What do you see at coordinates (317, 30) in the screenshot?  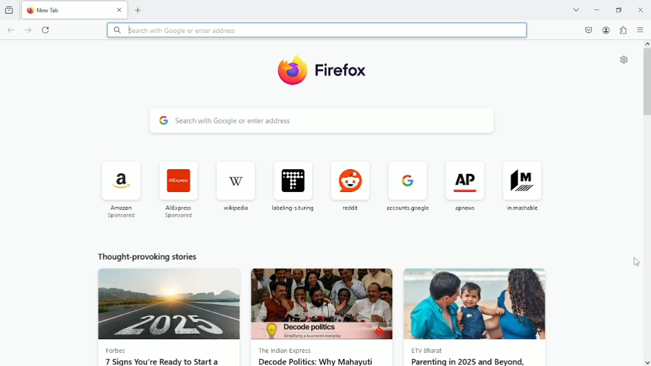 I see `Search with google or enter address` at bounding box center [317, 30].